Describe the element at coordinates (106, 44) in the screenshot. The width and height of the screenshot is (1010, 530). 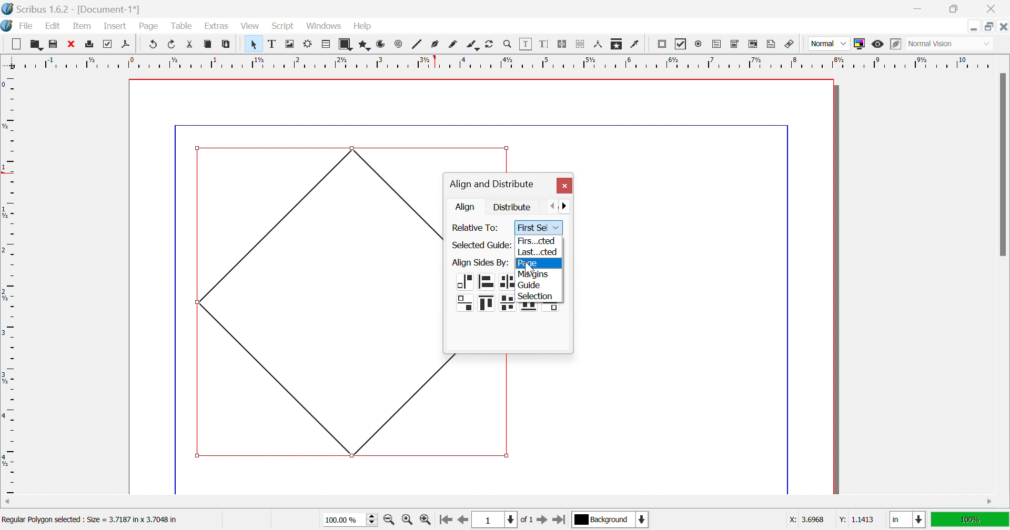
I see `Print` at that location.